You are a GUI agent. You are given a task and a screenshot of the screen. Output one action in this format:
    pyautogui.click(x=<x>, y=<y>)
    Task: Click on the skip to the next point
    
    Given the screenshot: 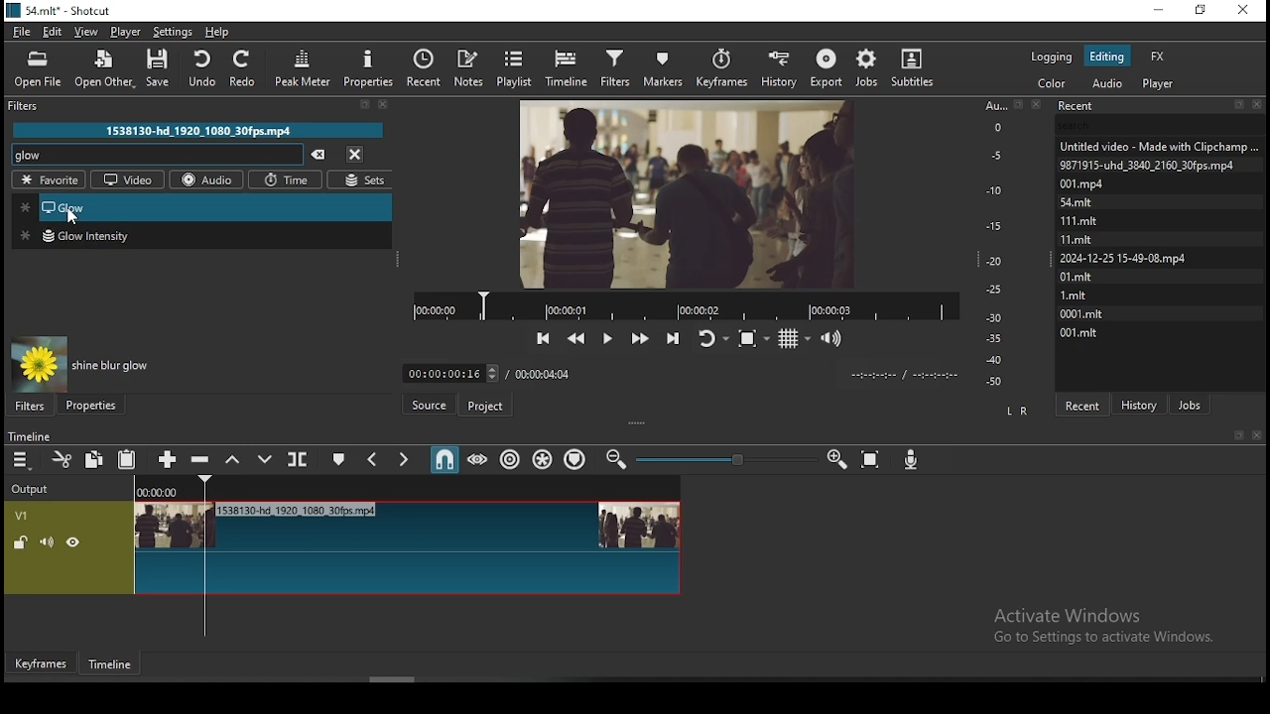 What is the action you would take?
    pyautogui.click(x=673, y=336)
    